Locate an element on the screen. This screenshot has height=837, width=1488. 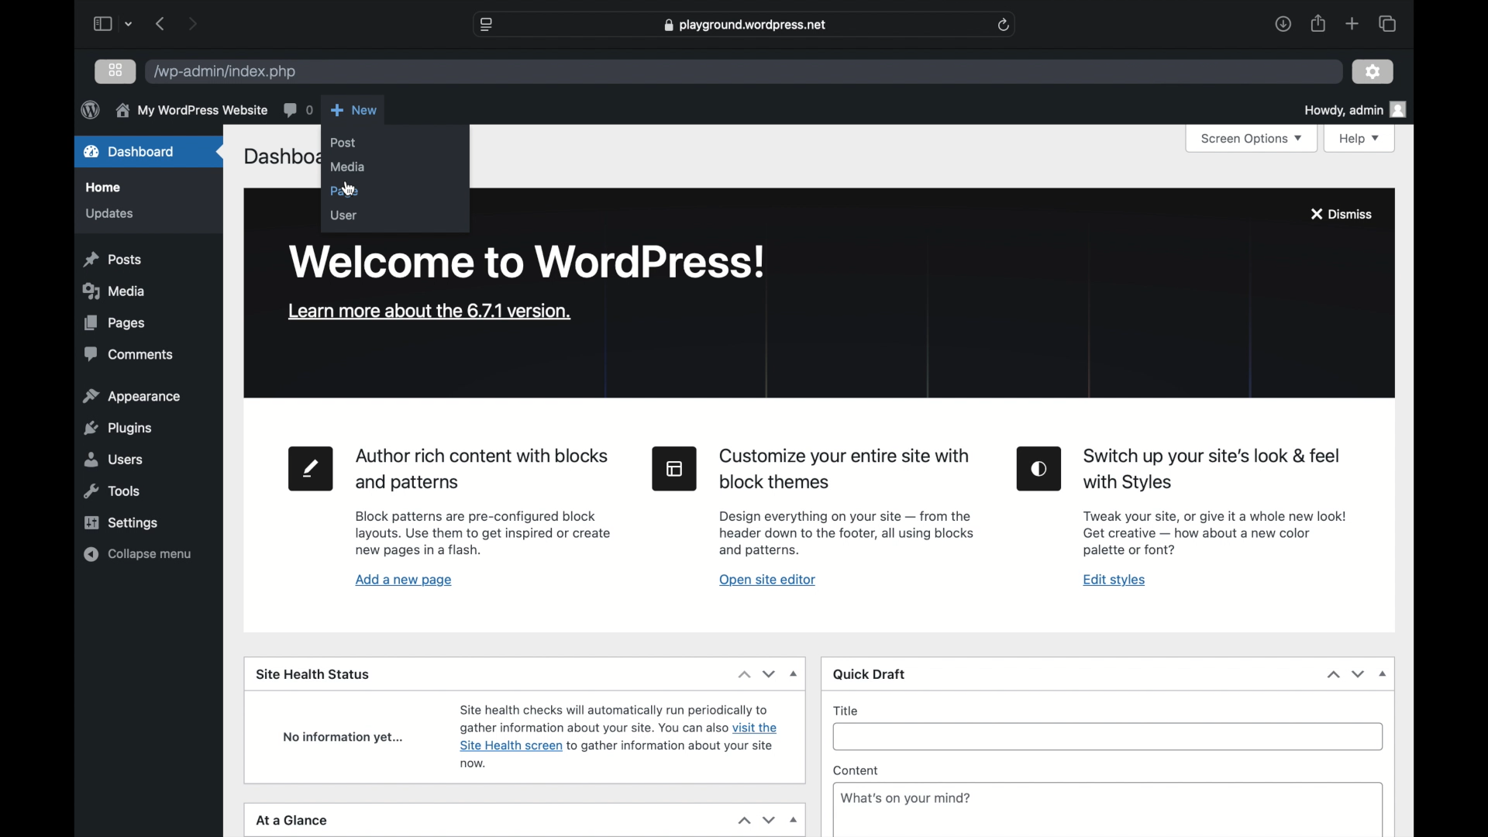
new is located at coordinates (354, 110).